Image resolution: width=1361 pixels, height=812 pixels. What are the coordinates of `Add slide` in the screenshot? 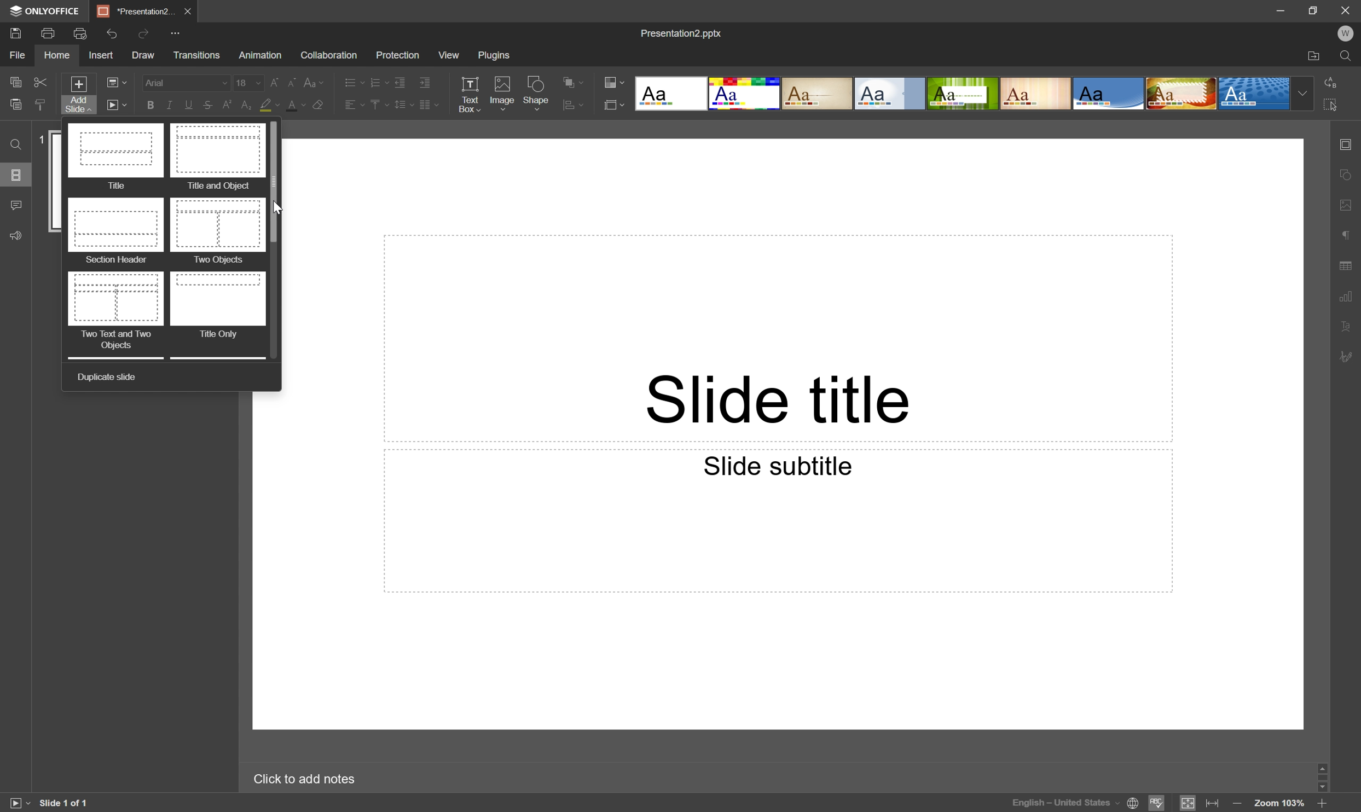 It's located at (77, 94).